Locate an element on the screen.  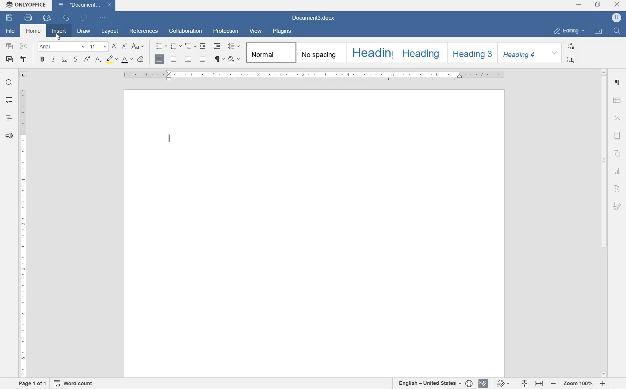
INSERT is located at coordinates (60, 32).